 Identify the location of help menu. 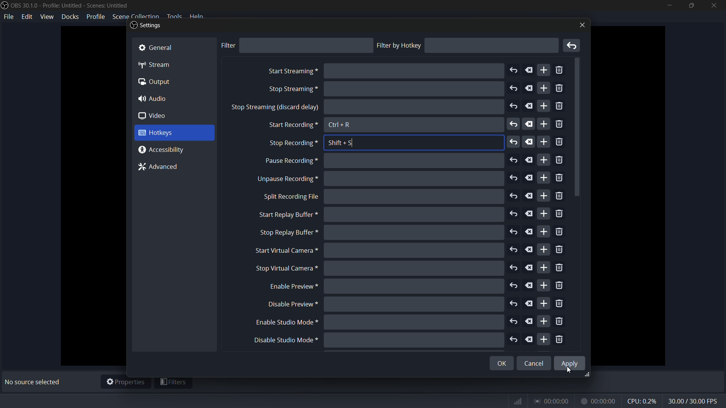
(197, 16).